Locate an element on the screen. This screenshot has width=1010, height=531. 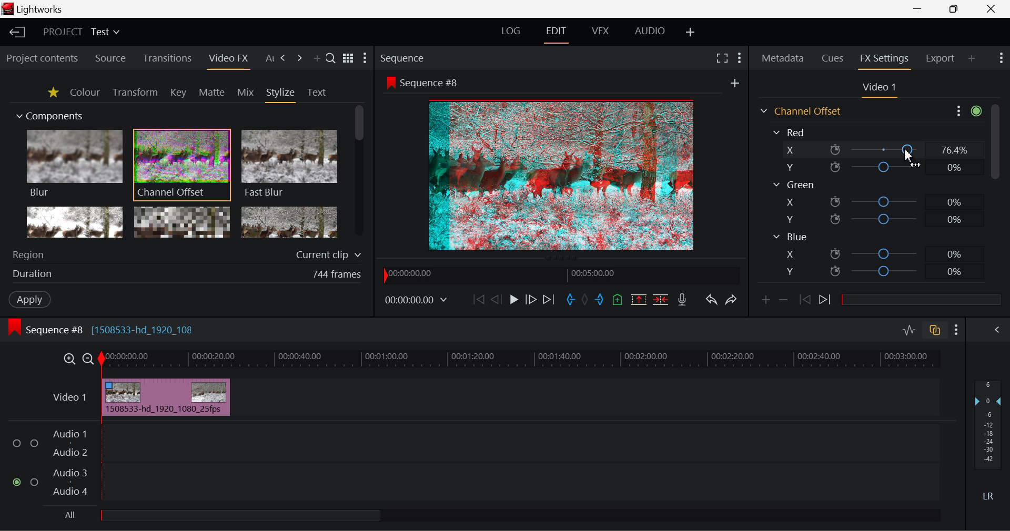
Export is located at coordinates (941, 58).